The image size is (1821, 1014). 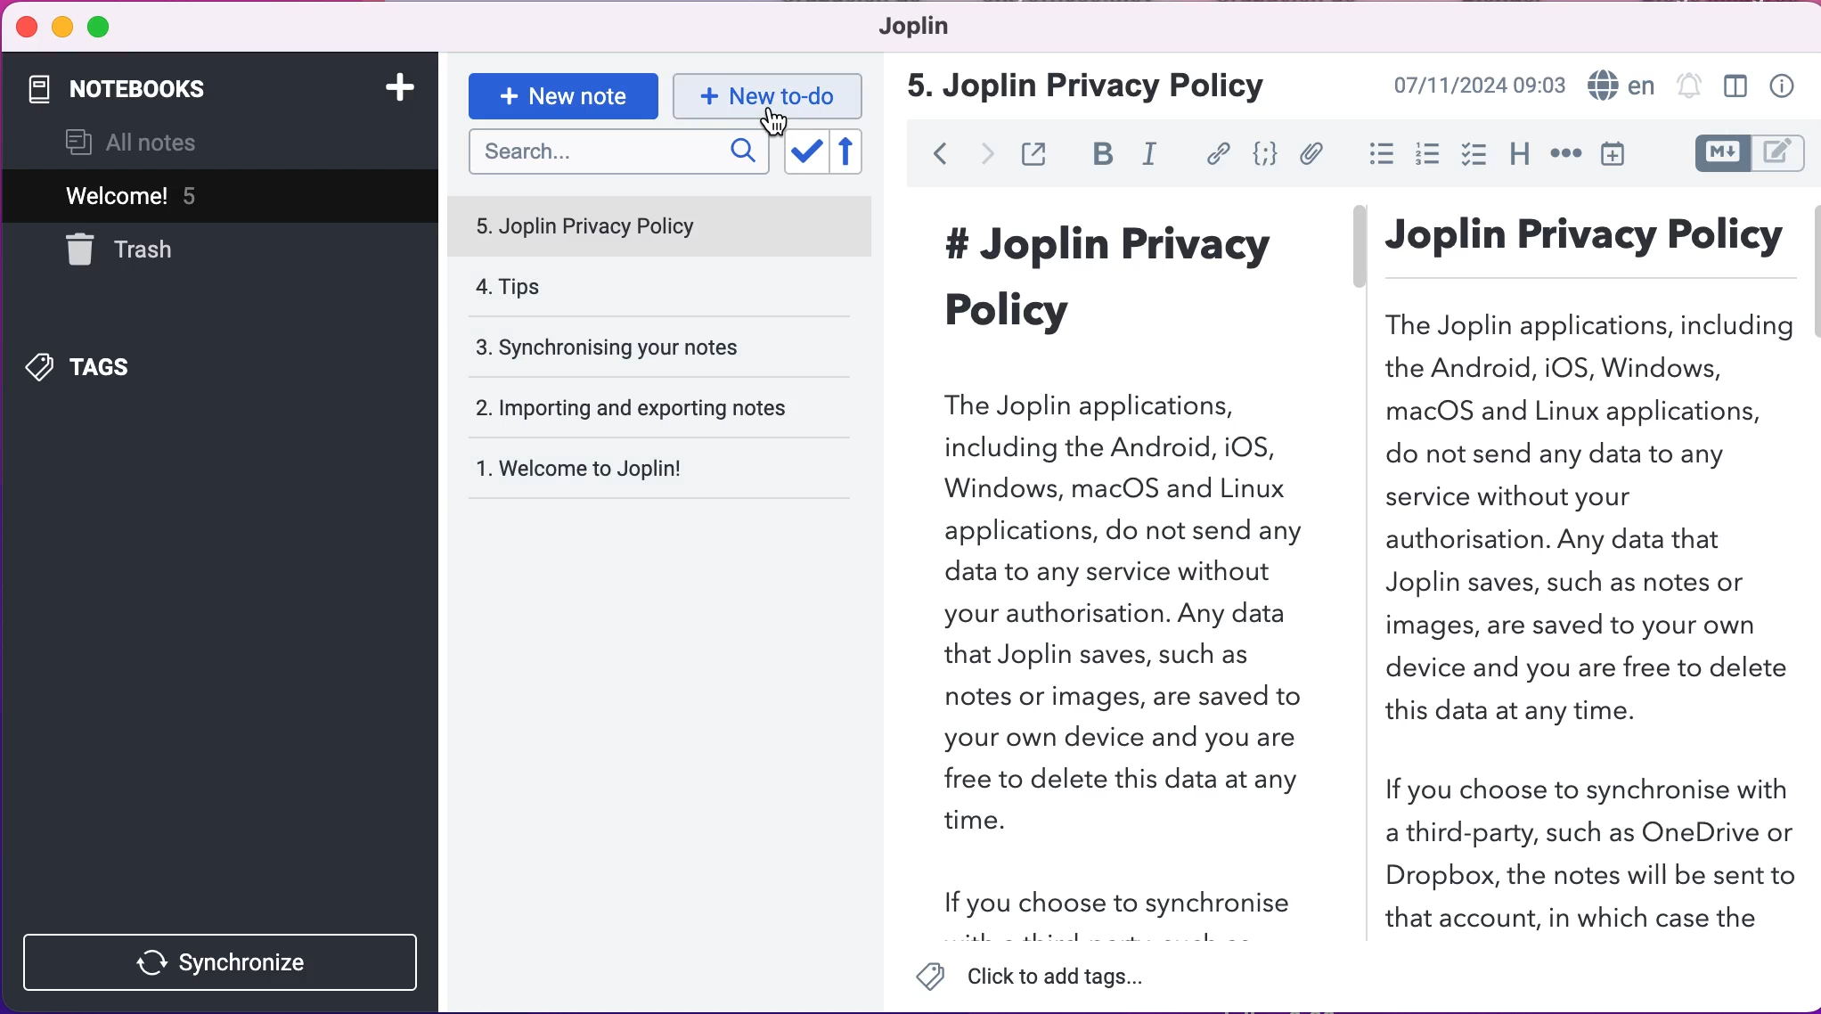 I want to click on new to-do, so click(x=774, y=94).